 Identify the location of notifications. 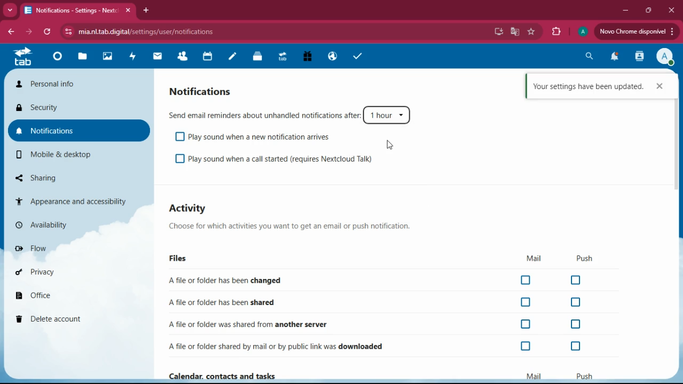
(209, 89).